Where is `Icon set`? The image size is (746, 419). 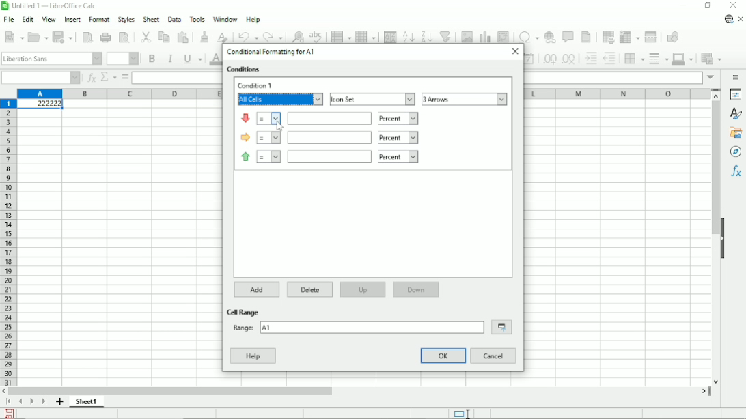 Icon set is located at coordinates (372, 99).